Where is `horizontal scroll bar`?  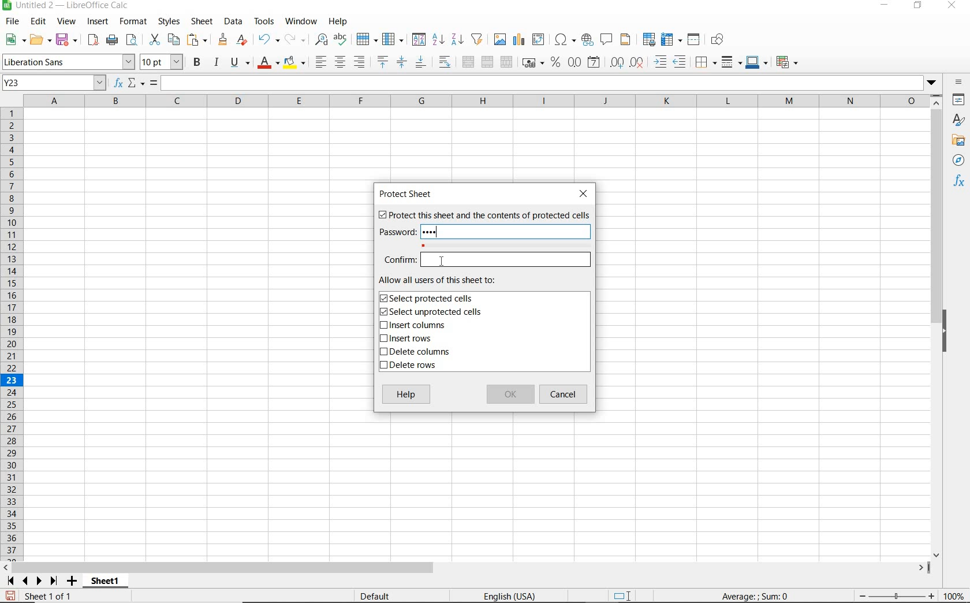 horizontal scroll bar is located at coordinates (473, 566).